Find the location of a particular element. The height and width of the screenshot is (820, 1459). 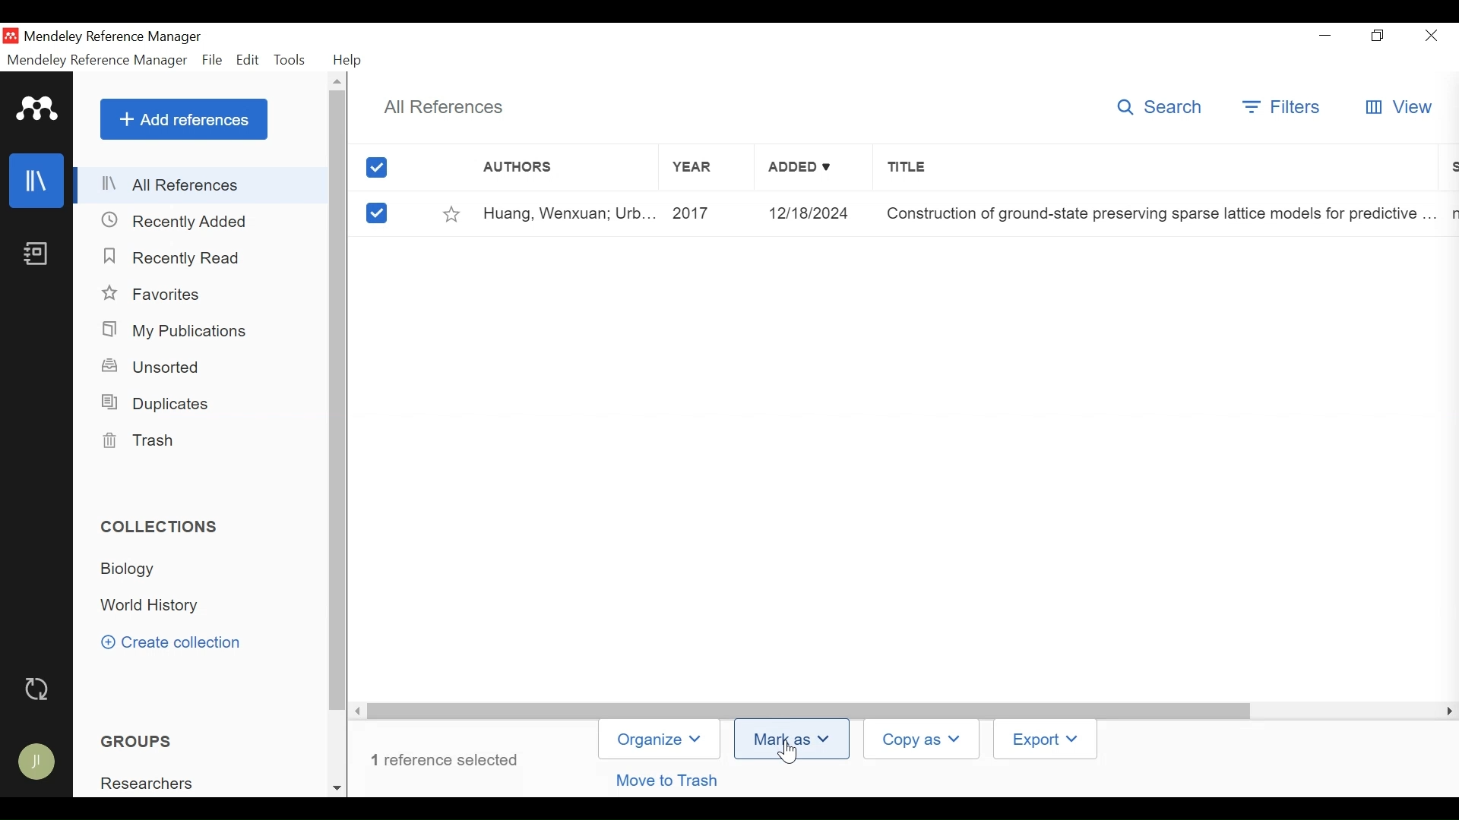

Move to trash is located at coordinates (671, 781).